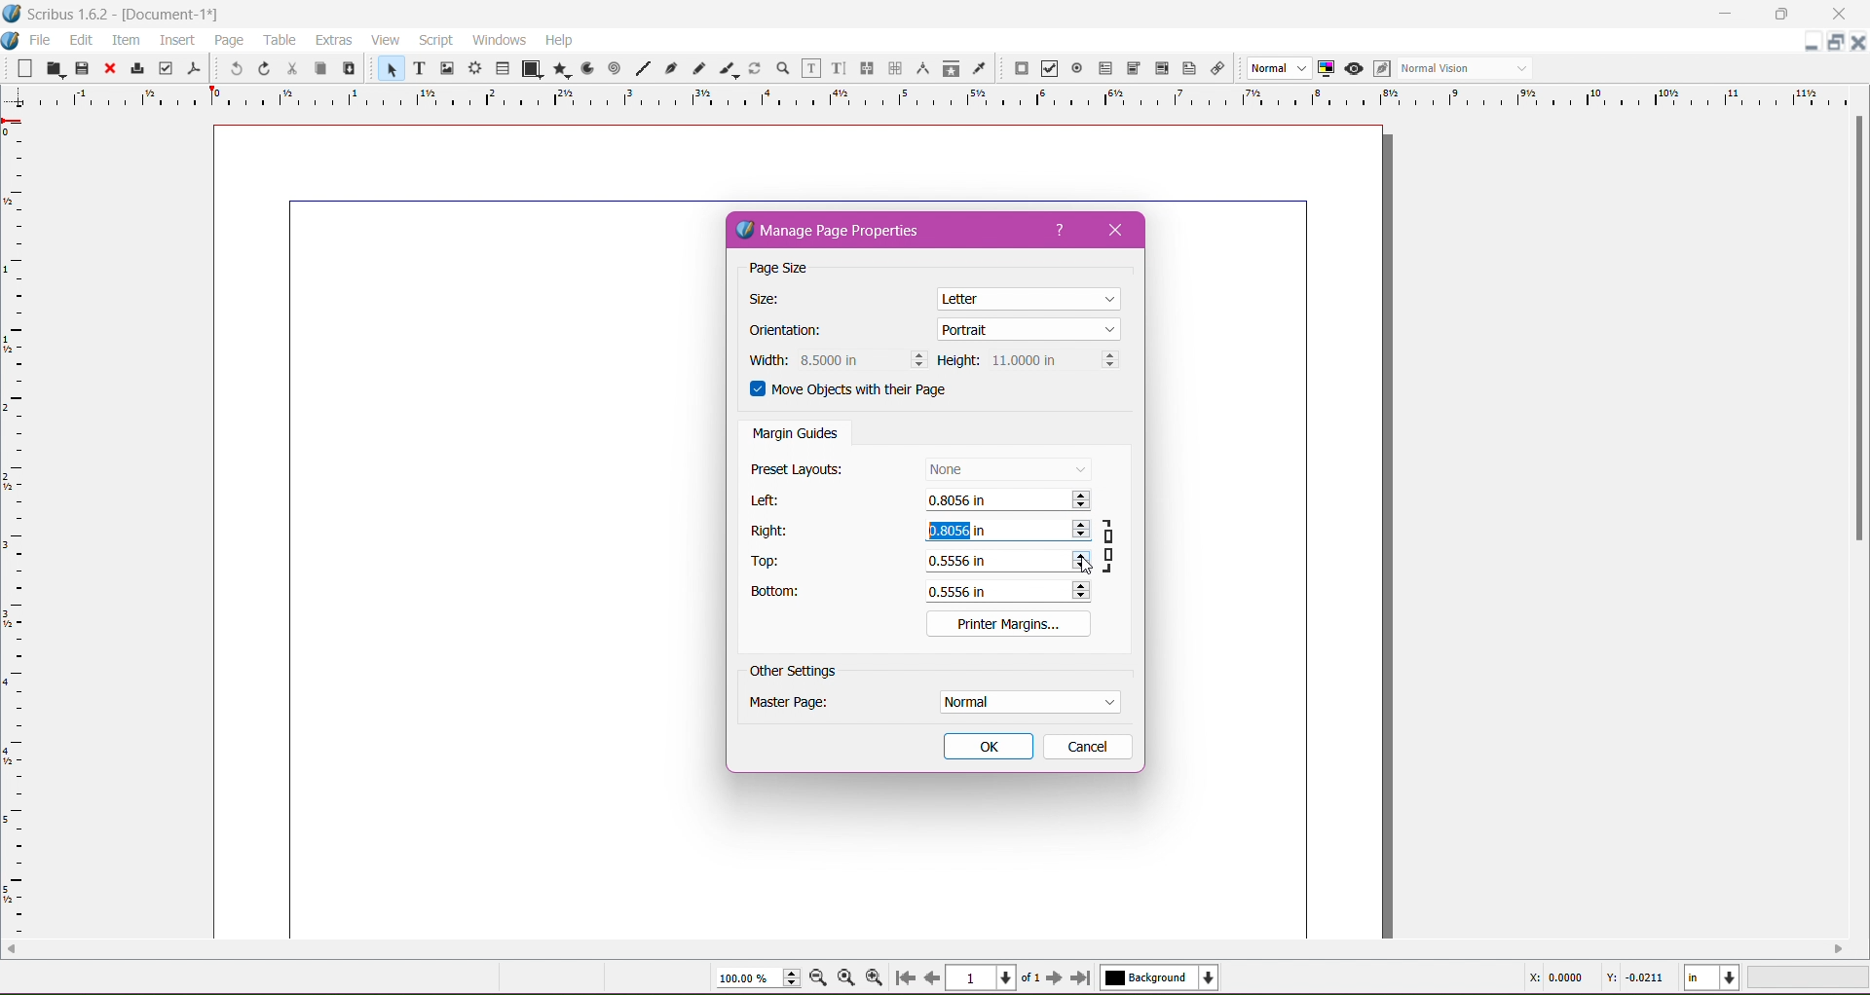  I want to click on Height, so click(958, 361).